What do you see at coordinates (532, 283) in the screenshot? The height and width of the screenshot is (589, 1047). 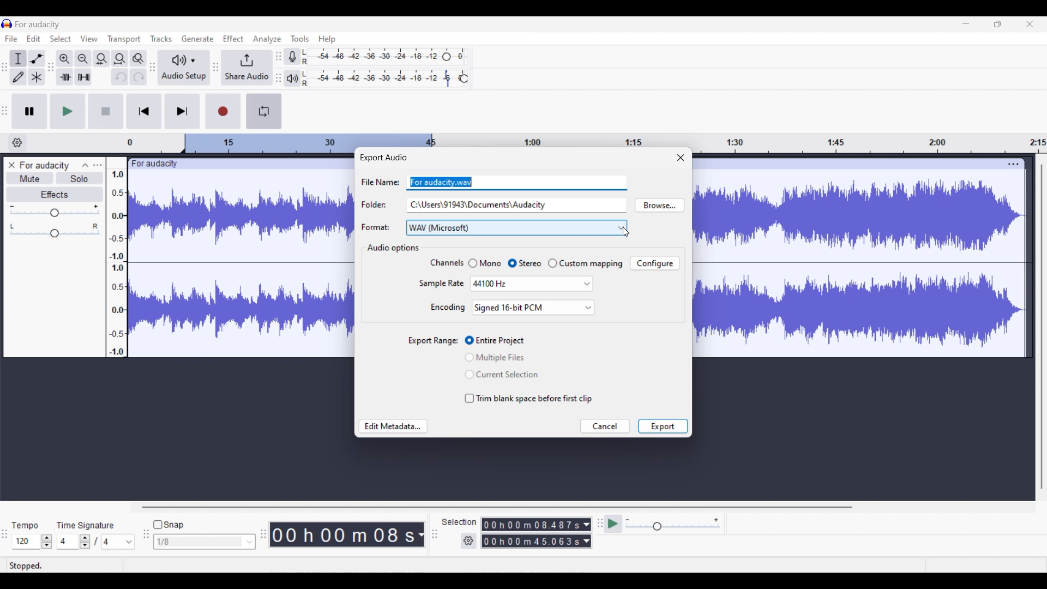 I see `Options for 'Sample Rate'` at bounding box center [532, 283].